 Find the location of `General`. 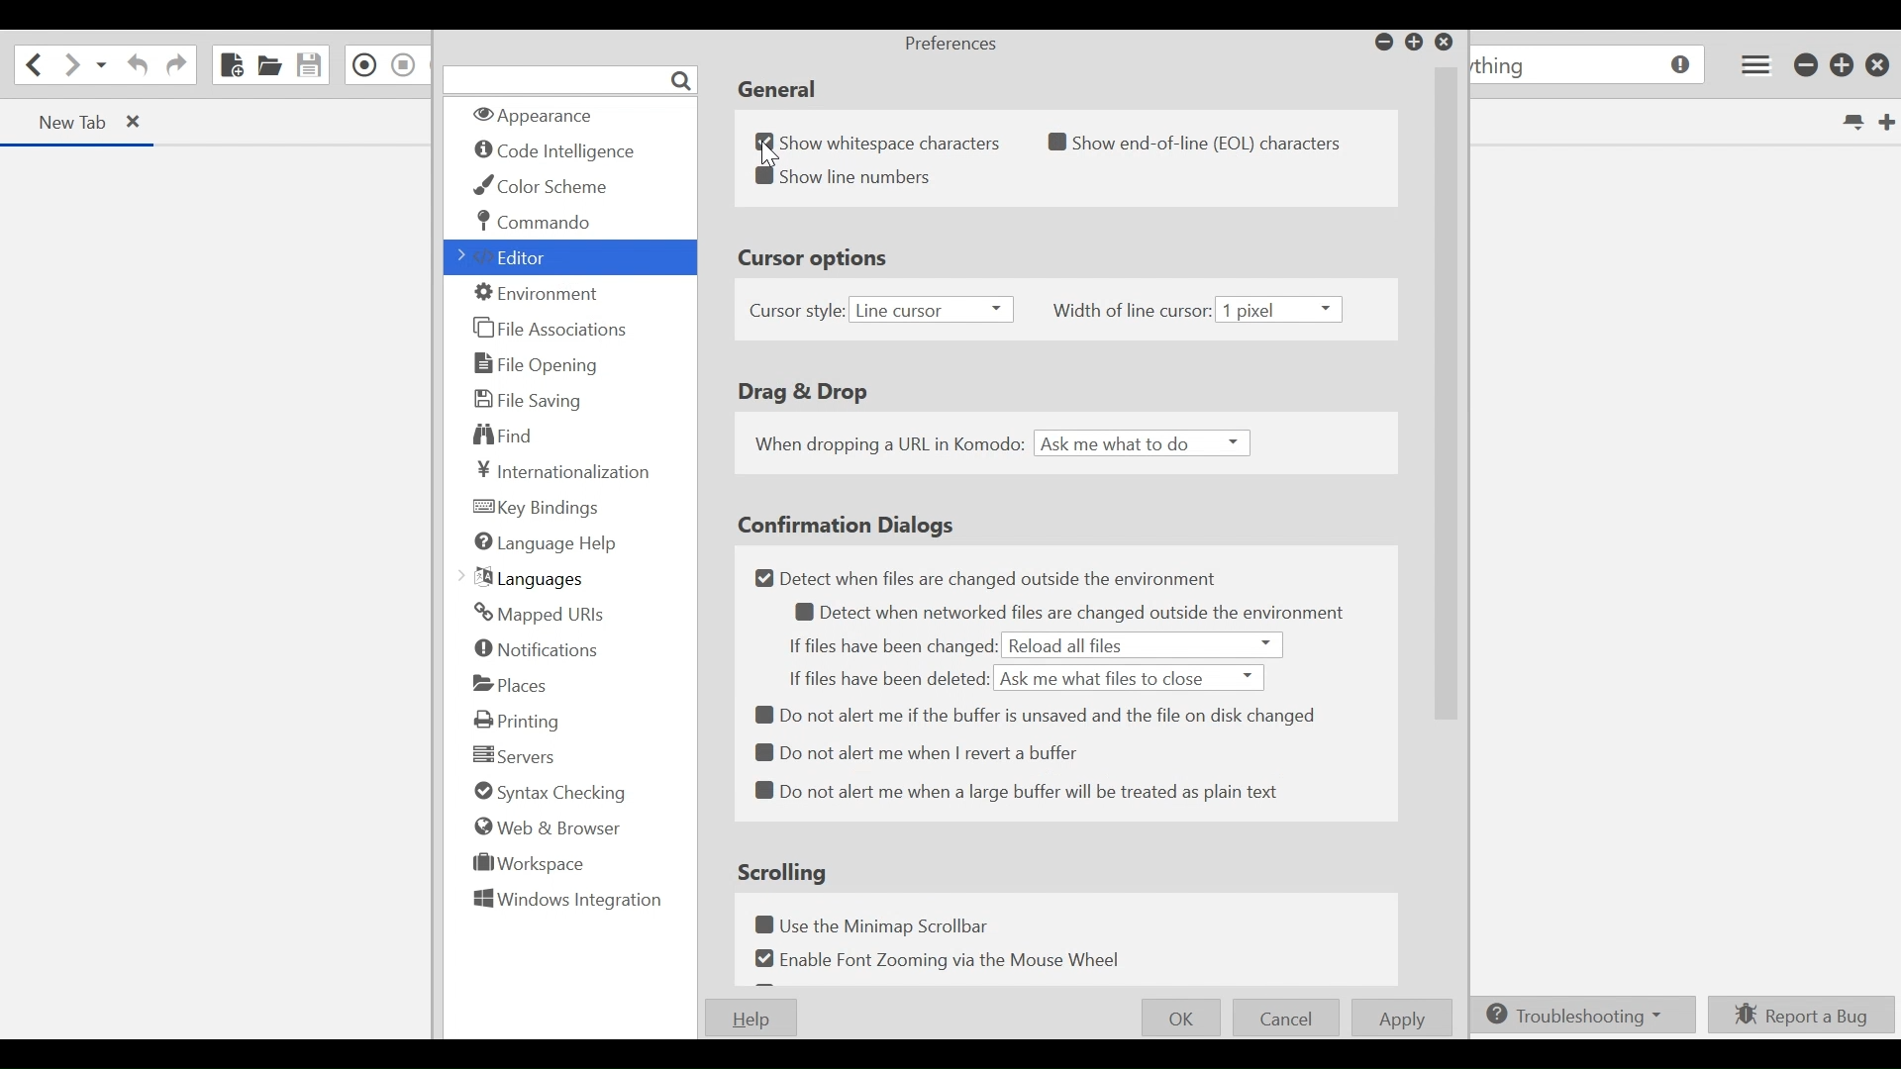

General is located at coordinates (775, 90).